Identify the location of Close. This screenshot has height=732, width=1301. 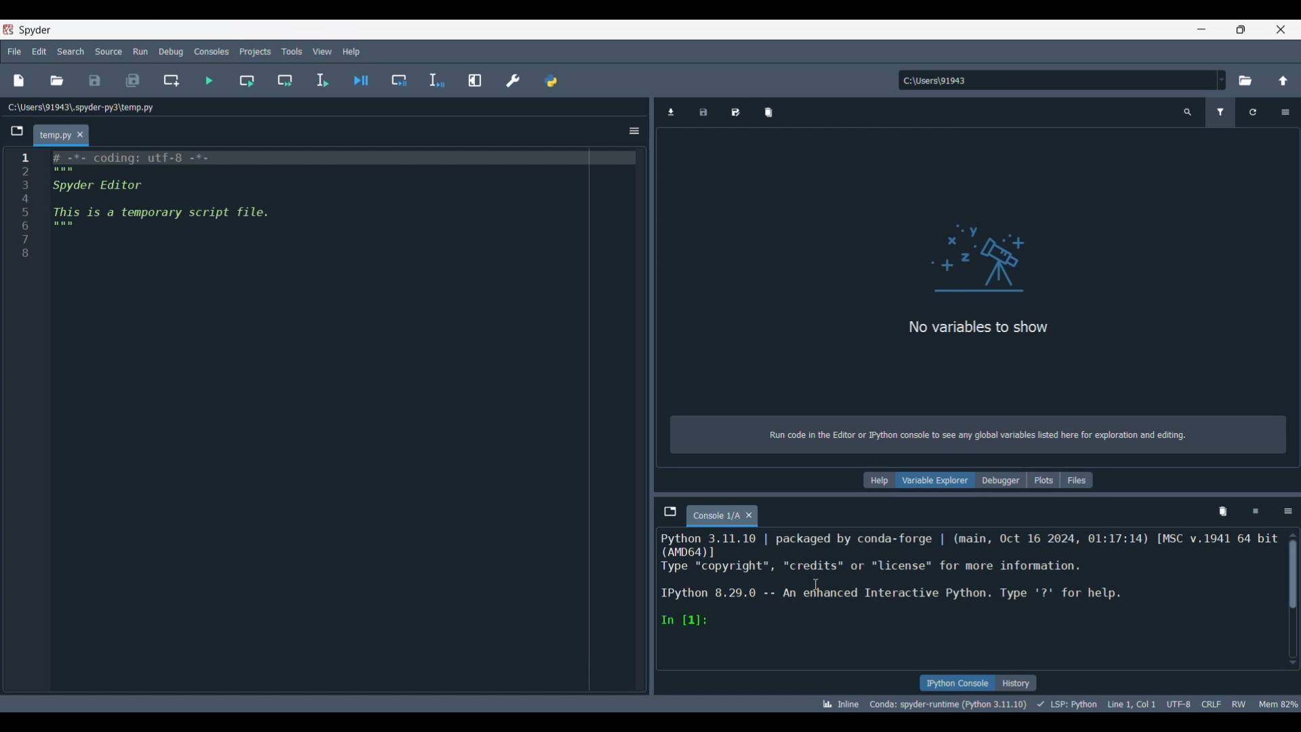
(80, 134).